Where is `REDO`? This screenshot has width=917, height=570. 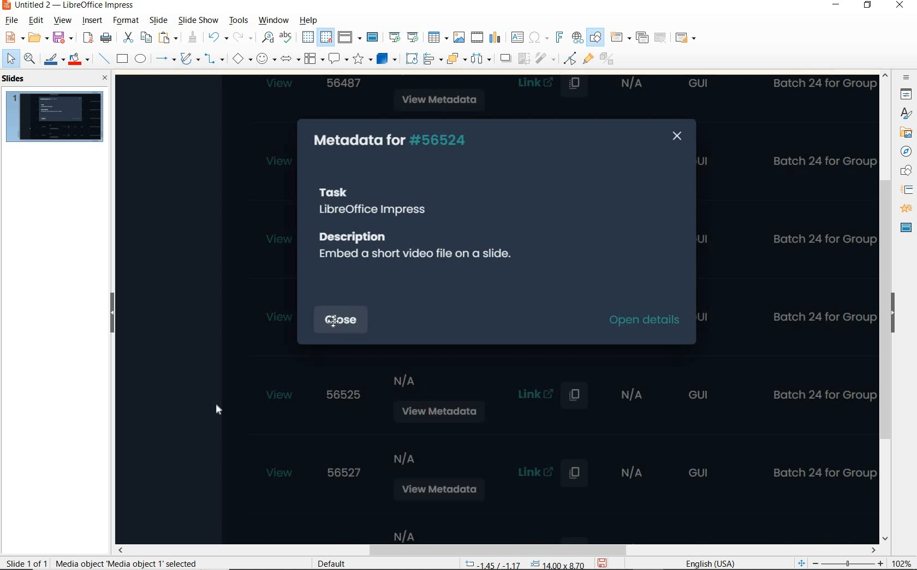
REDO is located at coordinates (243, 38).